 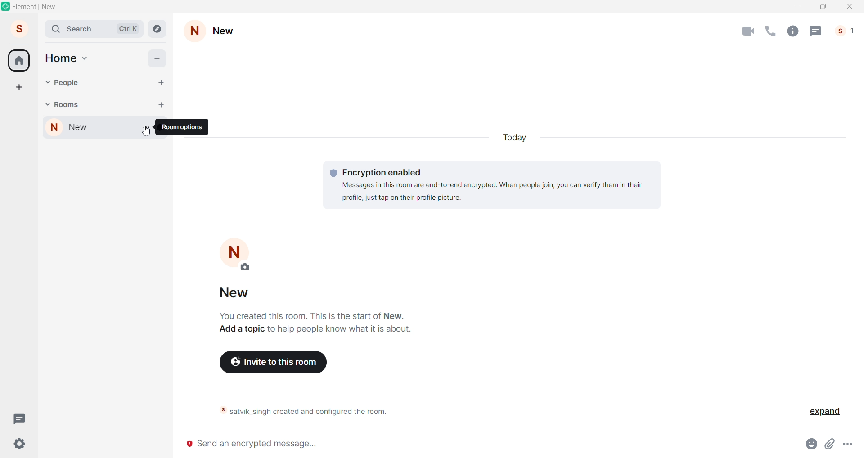 What do you see at coordinates (487, 445) in the screenshot?
I see `send an encrypted message...` at bounding box center [487, 445].